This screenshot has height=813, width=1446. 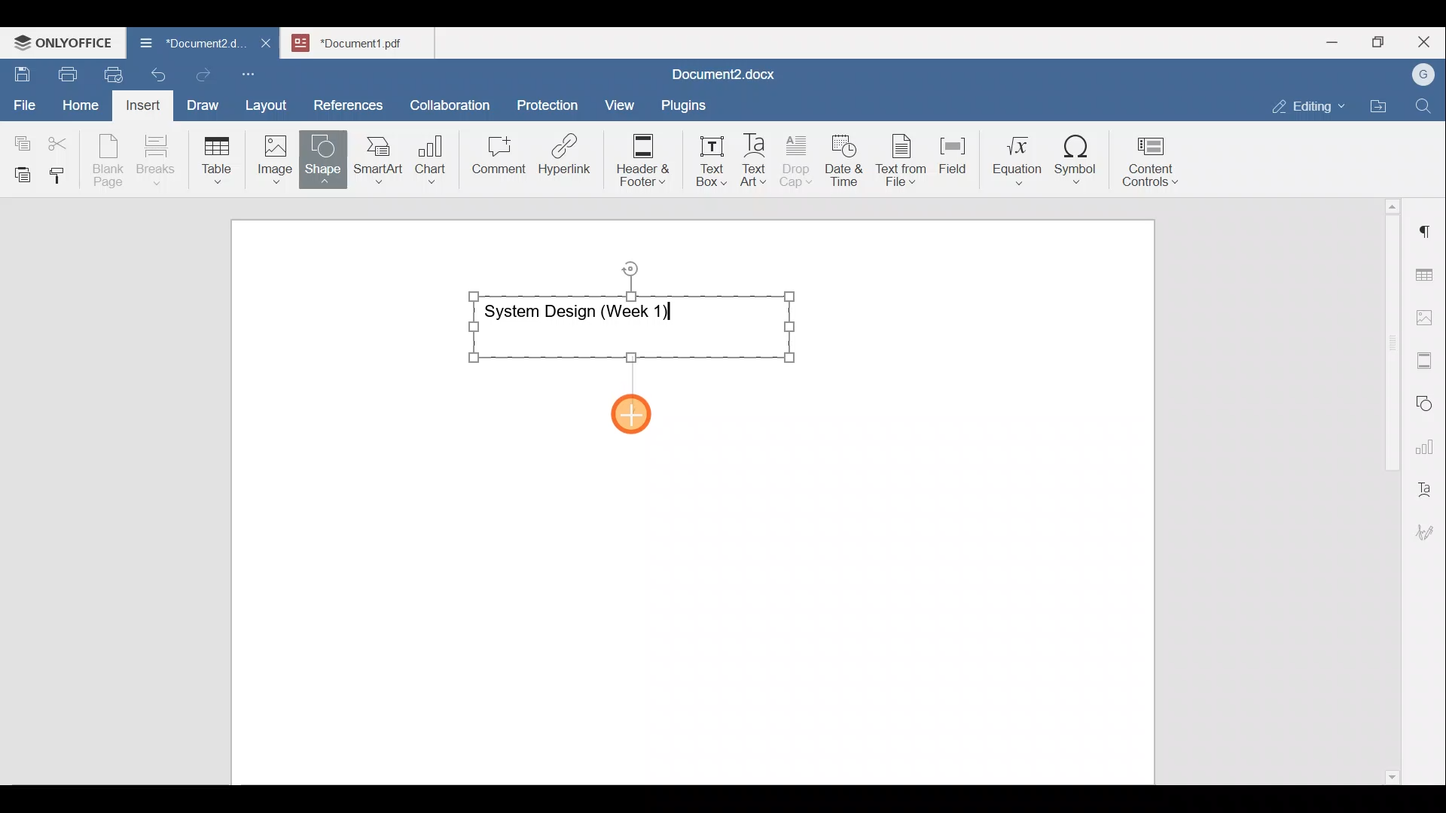 What do you see at coordinates (1429, 527) in the screenshot?
I see `Signature settings` at bounding box center [1429, 527].